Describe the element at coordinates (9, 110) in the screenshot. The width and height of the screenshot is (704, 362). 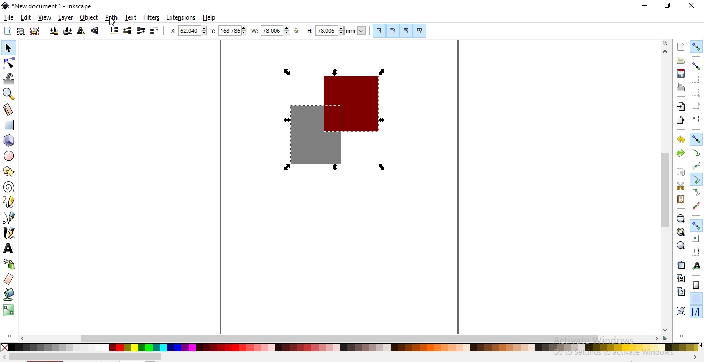
I see `measurement tool` at that location.